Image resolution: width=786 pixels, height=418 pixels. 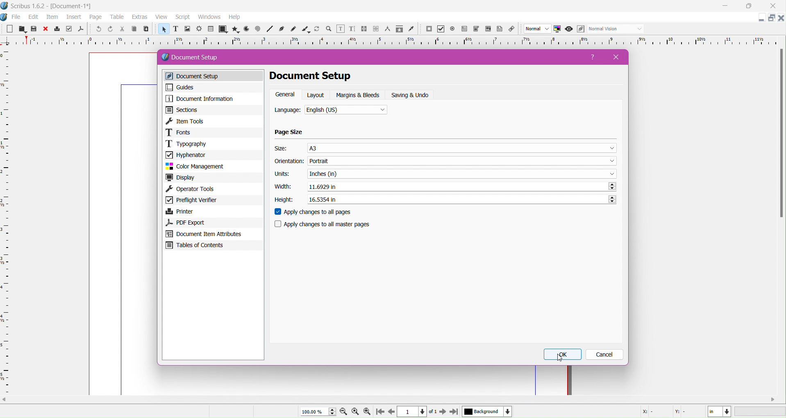 I want to click on Select the required Unit, so click(x=462, y=173).